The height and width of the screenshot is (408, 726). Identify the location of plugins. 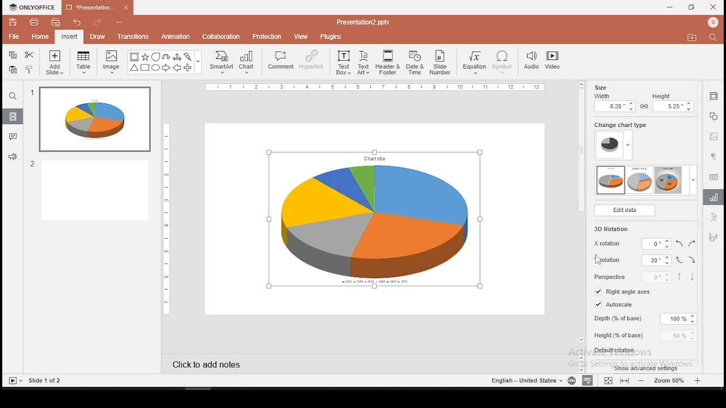
(330, 36).